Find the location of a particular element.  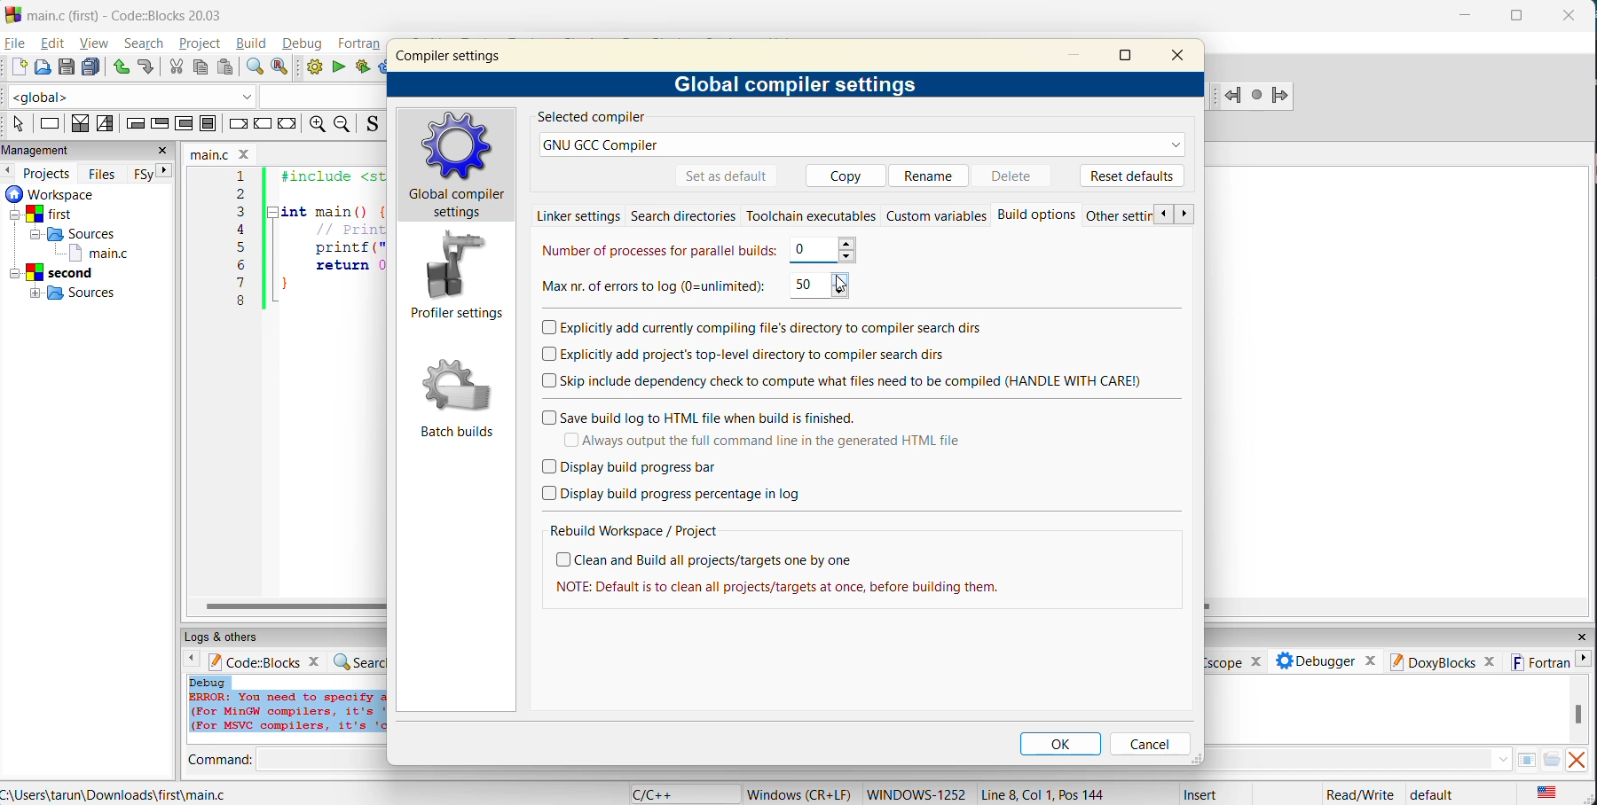

Line 8, Col 1, Pos 144 is located at coordinates (1043, 793).